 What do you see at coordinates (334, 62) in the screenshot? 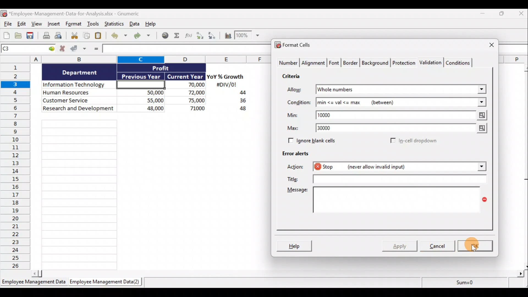
I see `Font` at bounding box center [334, 62].